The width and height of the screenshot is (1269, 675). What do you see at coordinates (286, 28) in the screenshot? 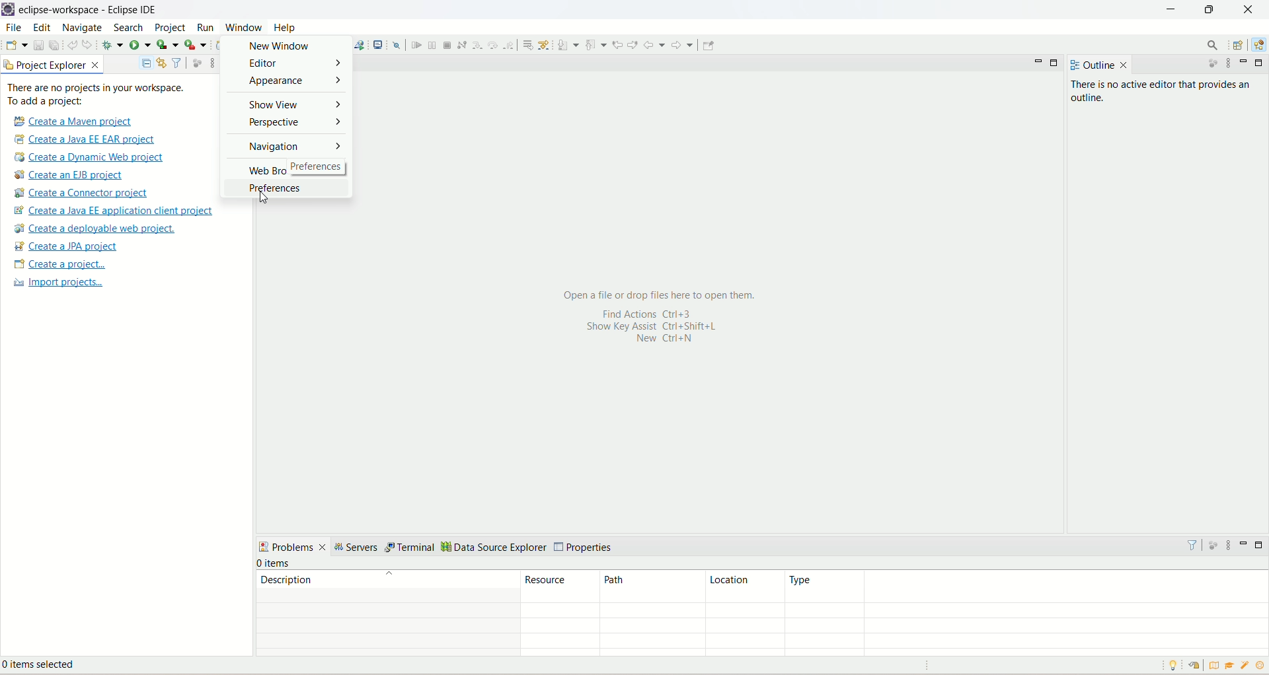
I see `help` at bounding box center [286, 28].